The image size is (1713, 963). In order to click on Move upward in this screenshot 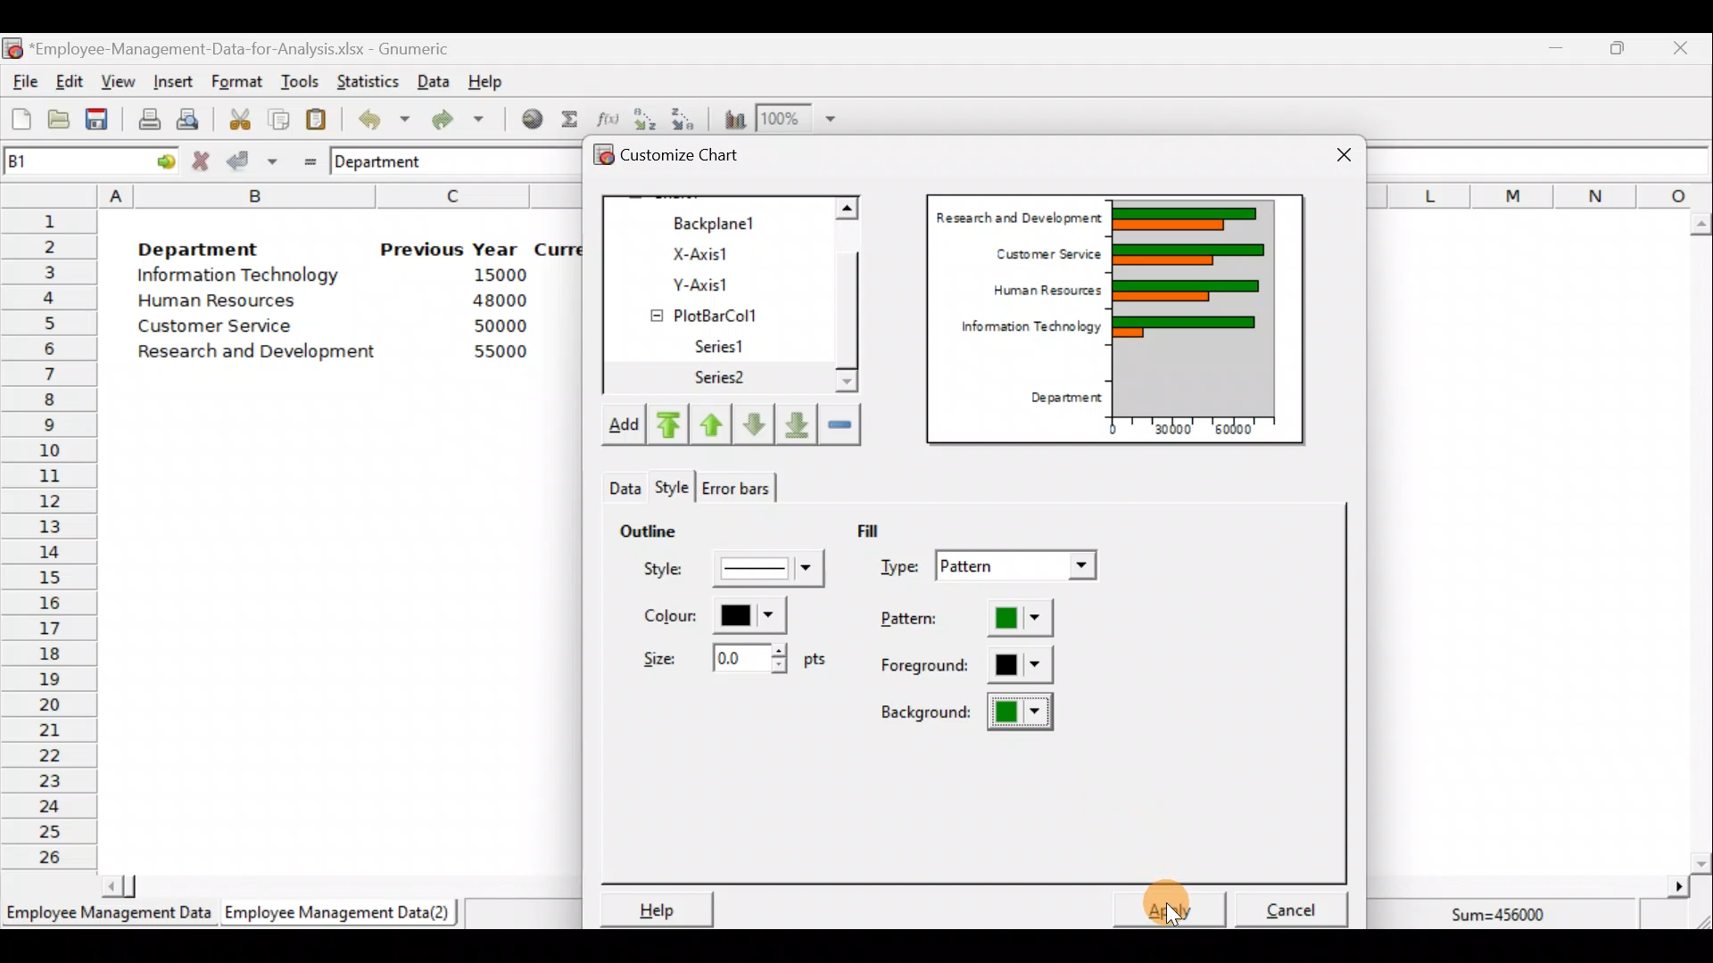, I will do `click(666, 425)`.